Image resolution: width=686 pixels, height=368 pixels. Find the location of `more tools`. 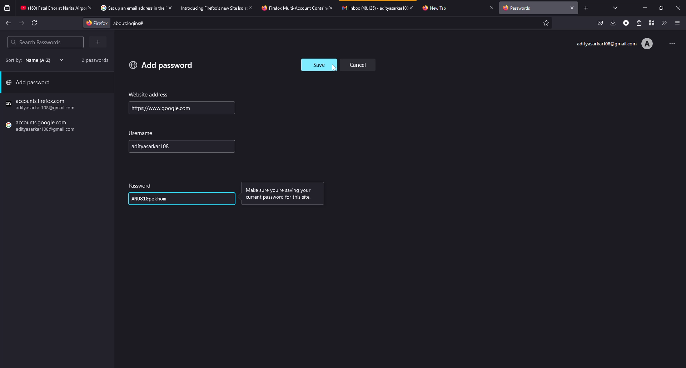

more tools is located at coordinates (663, 23).